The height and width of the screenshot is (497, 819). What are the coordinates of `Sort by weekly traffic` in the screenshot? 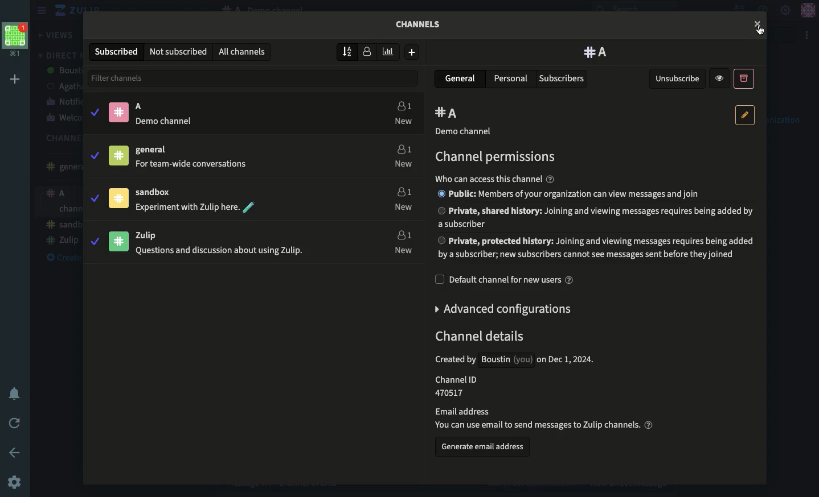 It's located at (390, 52).